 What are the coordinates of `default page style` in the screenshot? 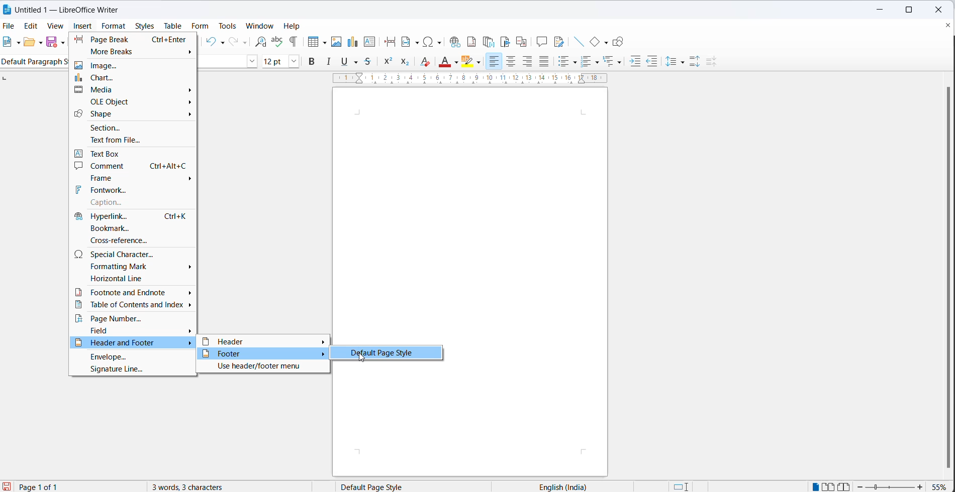 It's located at (390, 352).